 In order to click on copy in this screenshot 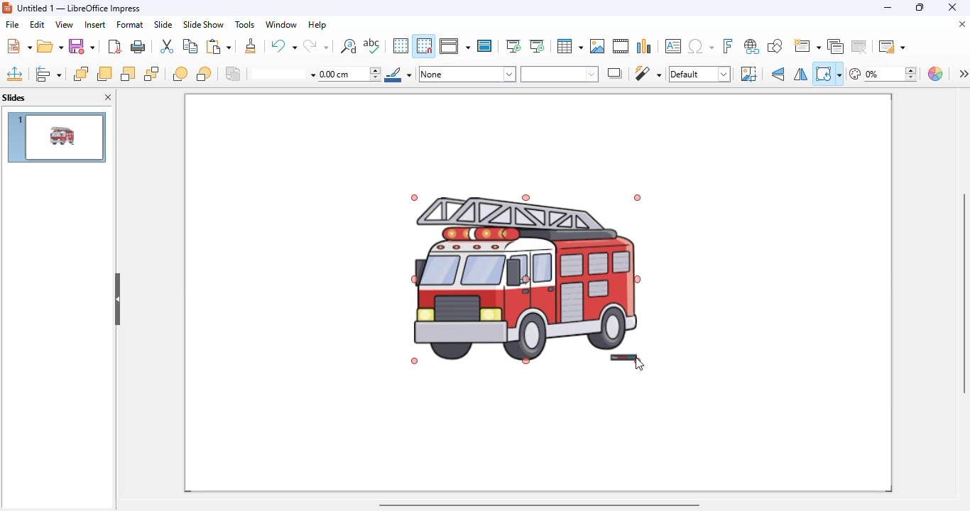, I will do `click(190, 46)`.